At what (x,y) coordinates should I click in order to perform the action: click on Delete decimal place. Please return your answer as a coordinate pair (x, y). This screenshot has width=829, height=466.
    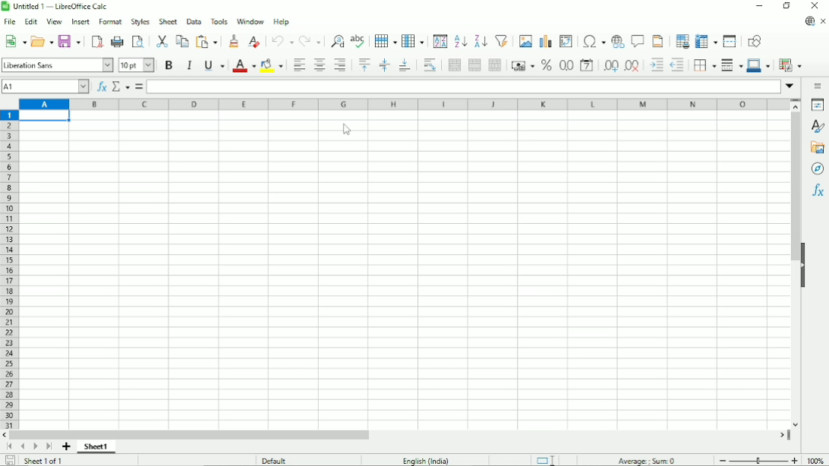
    Looking at the image, I should click on (632, 67).